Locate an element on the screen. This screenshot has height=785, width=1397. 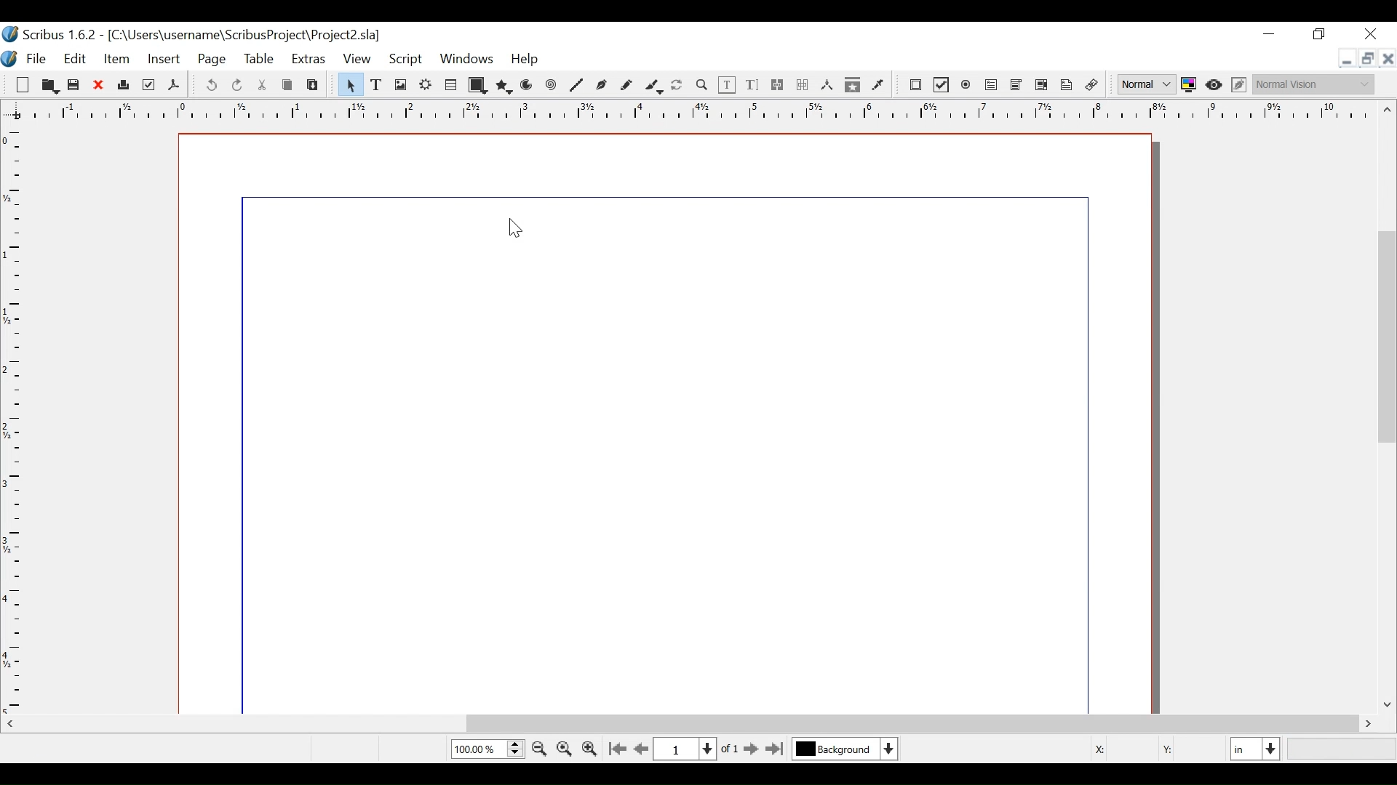
PDF List Box is located at coordinates (1016, 85).